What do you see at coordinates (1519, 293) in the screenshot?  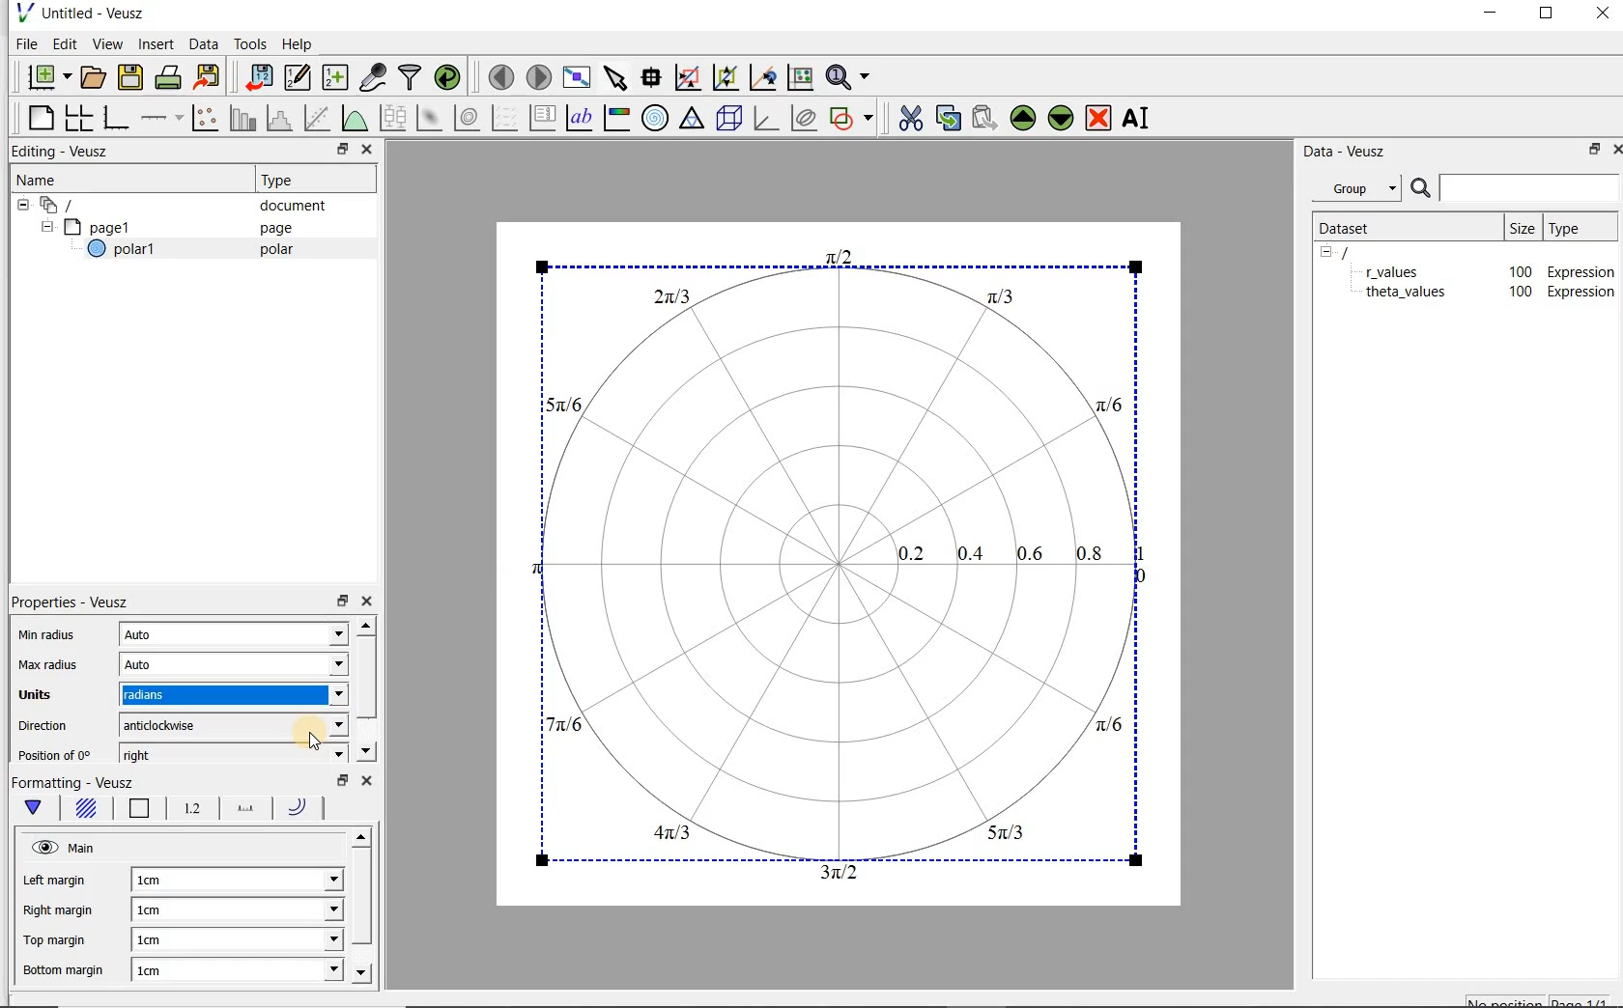 I see `100` at bounding box center [1519, 293].